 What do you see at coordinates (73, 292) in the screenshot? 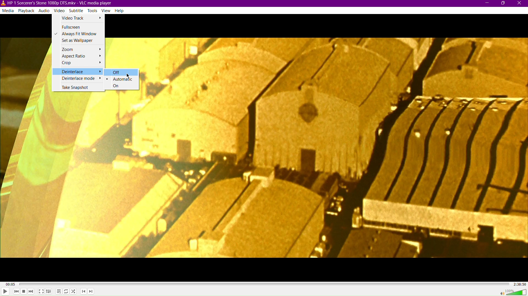
I see `Random` at bounding box center [73, 292].